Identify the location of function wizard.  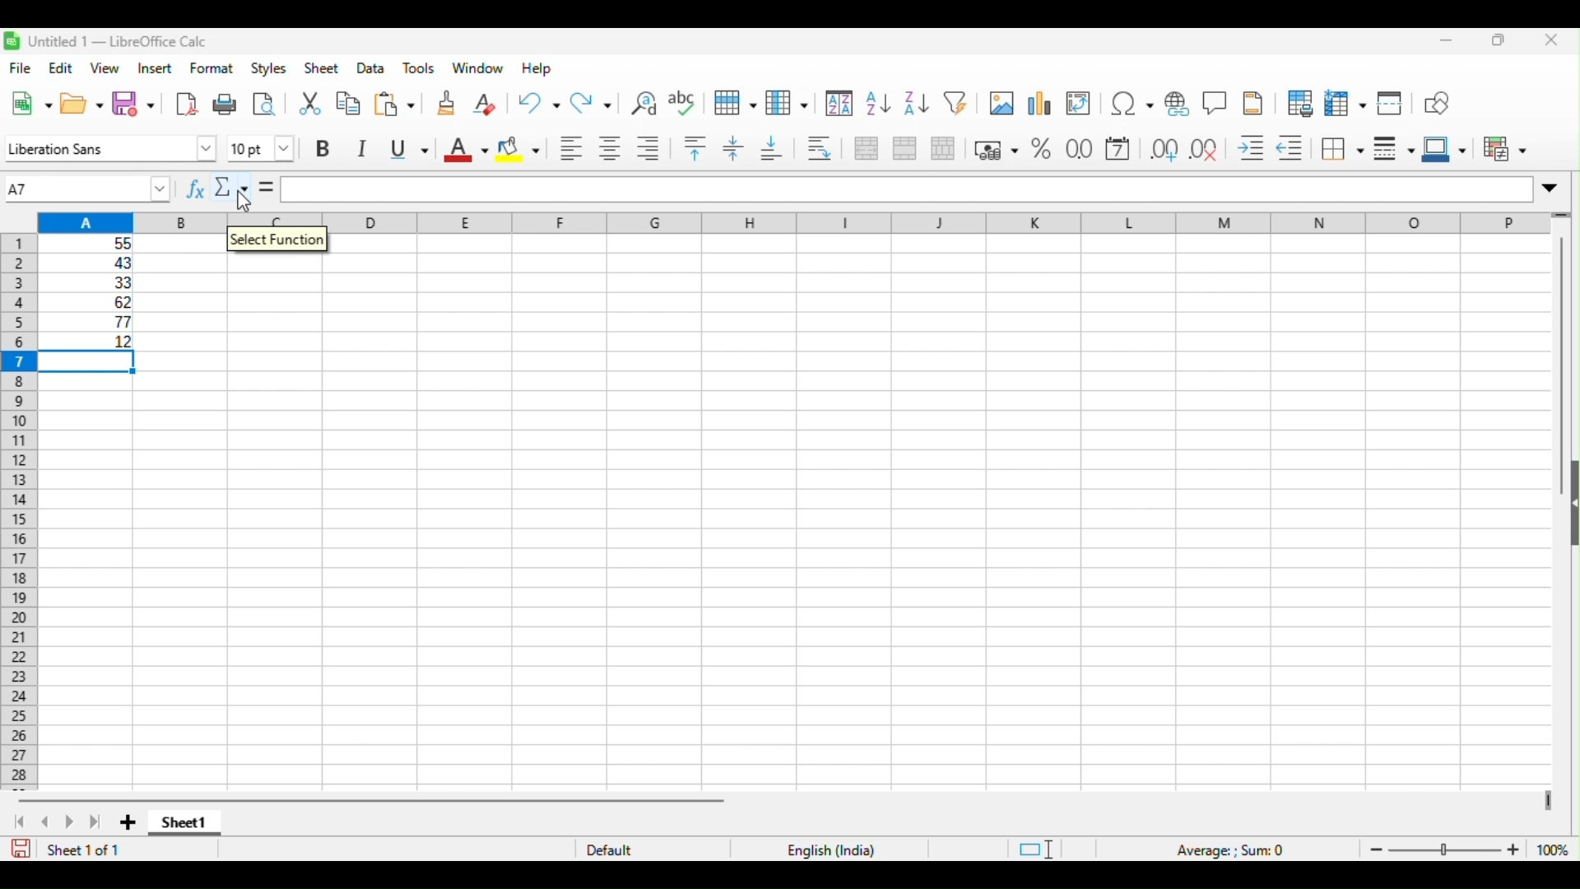
(196, 189).